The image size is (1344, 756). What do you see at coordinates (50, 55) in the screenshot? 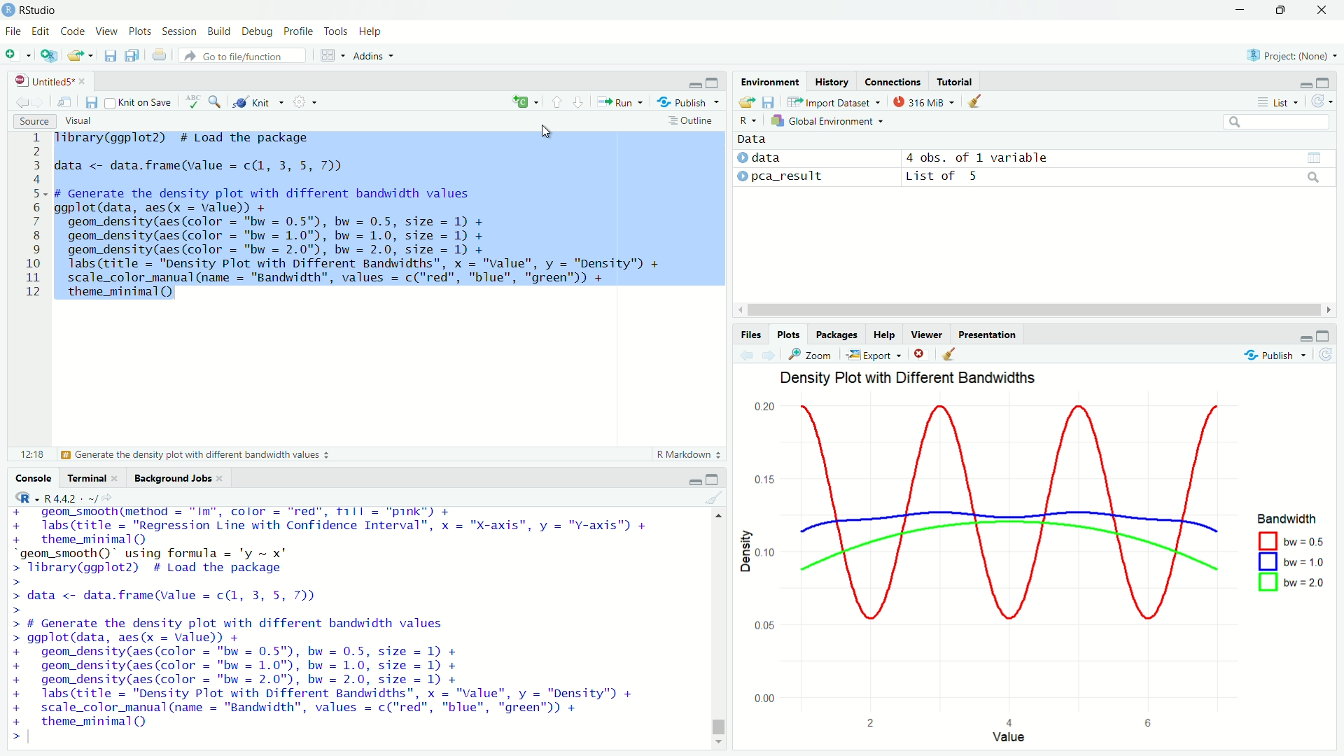
I see `Create a project` at bounding box center [50, 55].